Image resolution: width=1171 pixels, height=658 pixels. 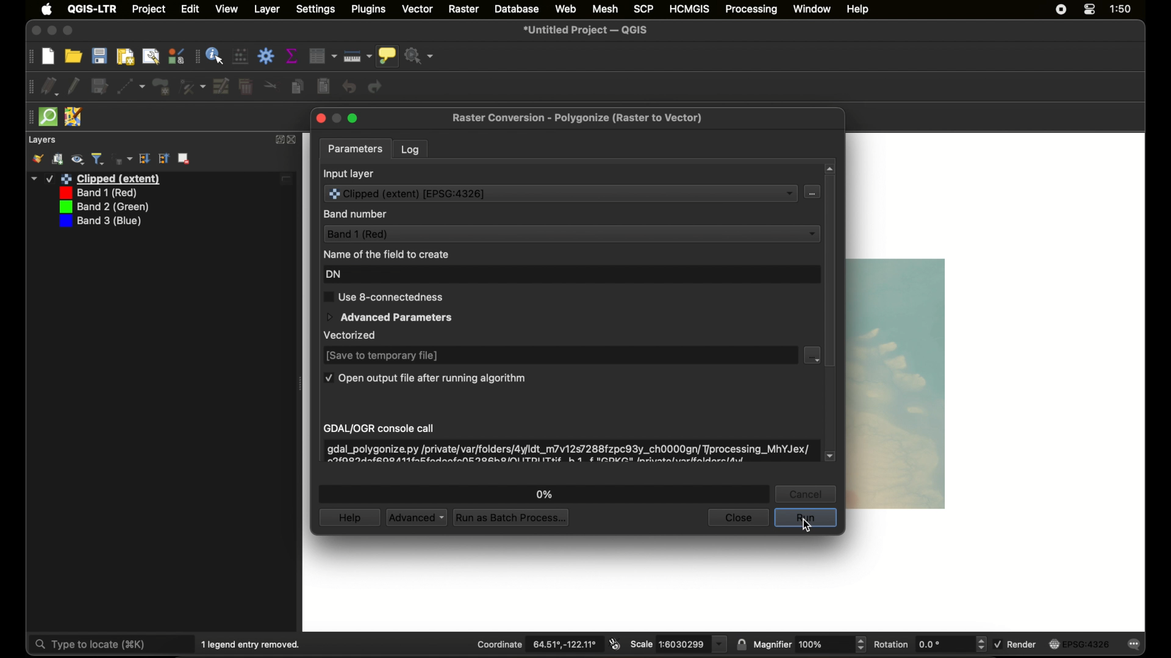 What do you see at coordinates (830, 169) in the screenshot?
I see `scroll up arrow` at bounding box center [830, 169].